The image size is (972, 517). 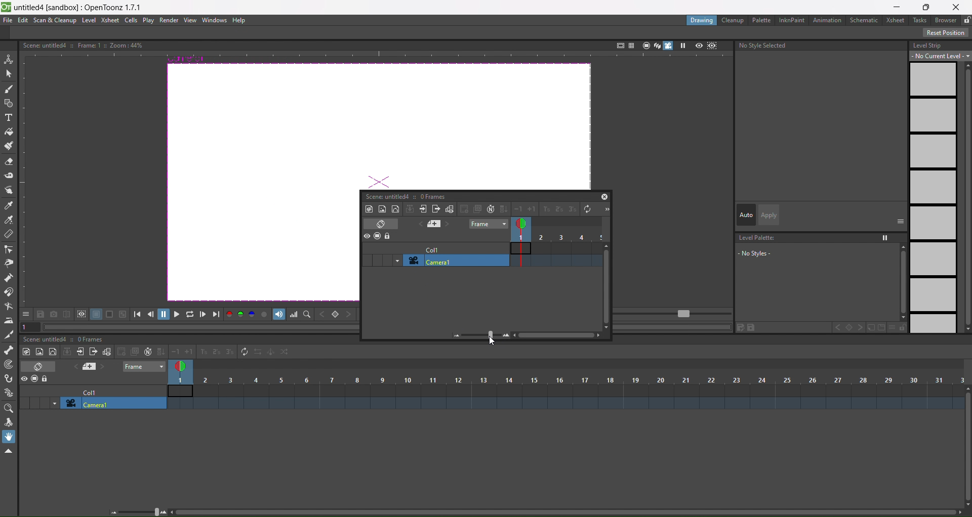 What do you see at coordinates (79, 7) in the screenshot?
I see `untitledd [sandbox] :OpenToonz 1.7.1` at bounding box center [79, 7].